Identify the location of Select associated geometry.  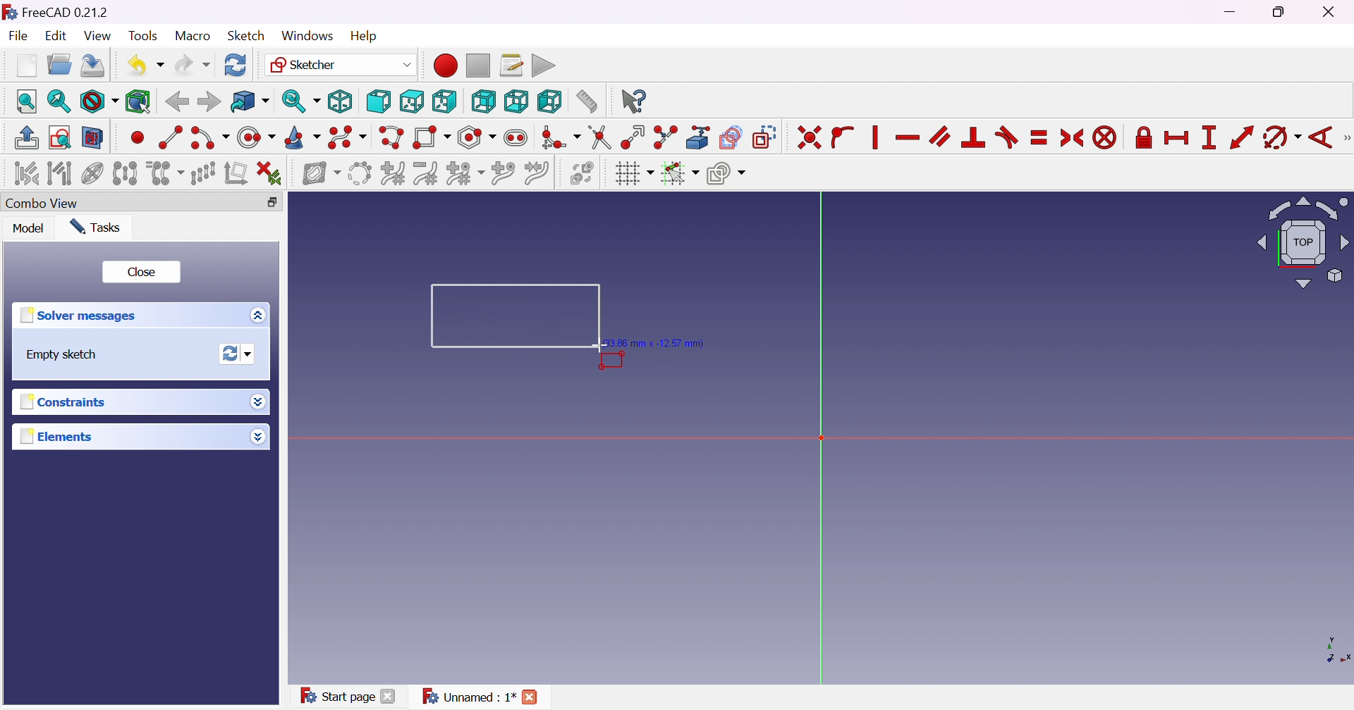
(60, 173).